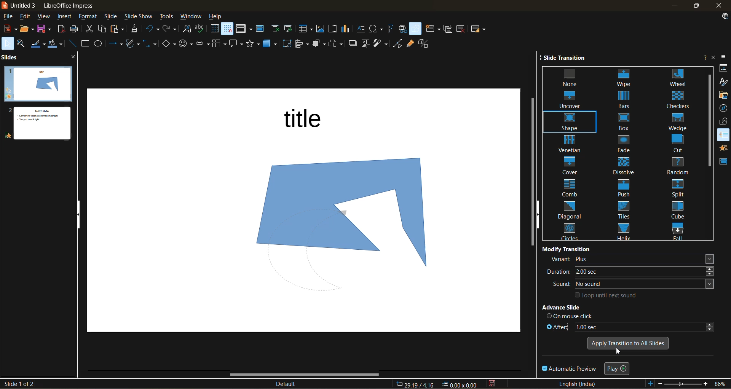  What do you see at coordinates (617, 352) in the screenshot?
I see `cursor` at bounding box center [617, 352].